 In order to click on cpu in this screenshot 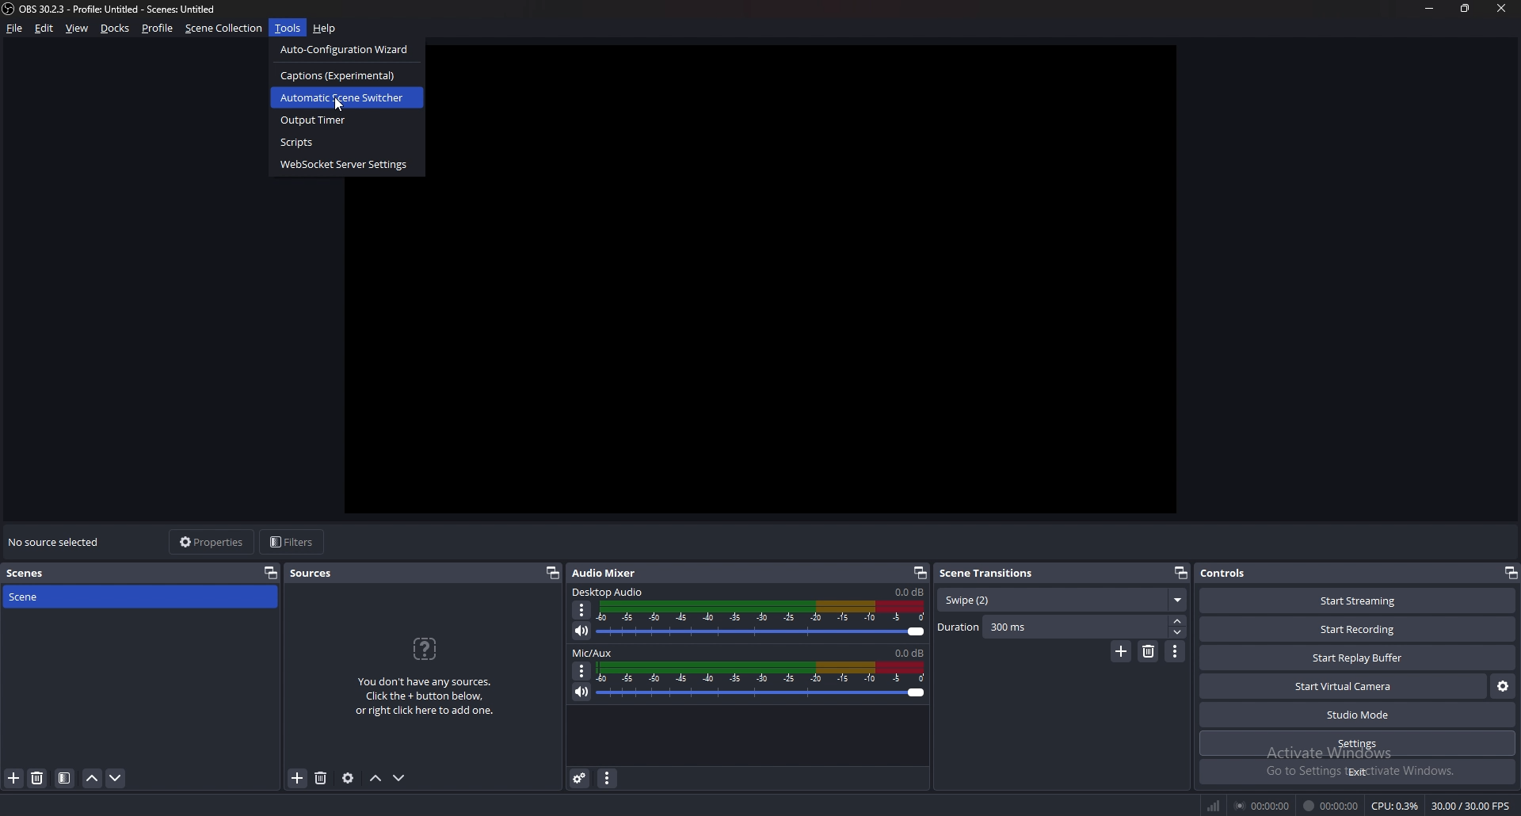, I will do `click(1395, 806)`.